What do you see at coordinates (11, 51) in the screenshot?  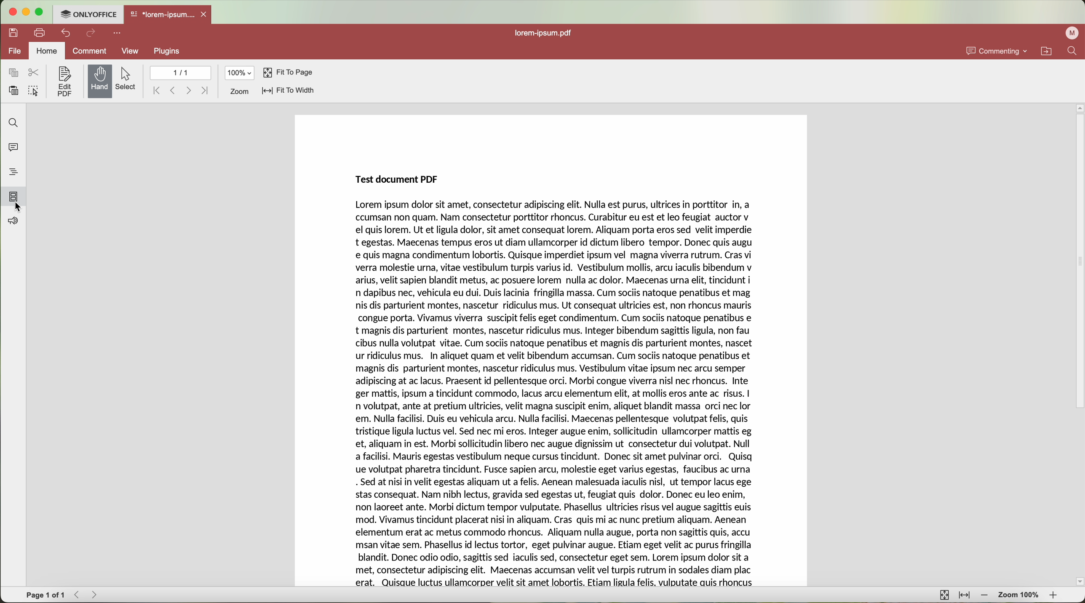 I see `file` at bounding box center [11, 51].